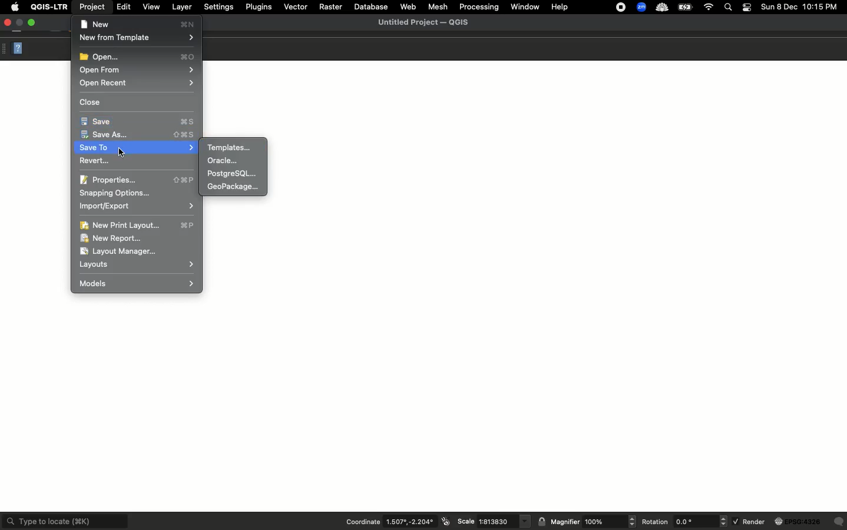 Image resolution: width=847 pixels, height=530 pixels. Describe the element at coordinates (438, 7) in the screenshot. I see `Mesh` at that location.